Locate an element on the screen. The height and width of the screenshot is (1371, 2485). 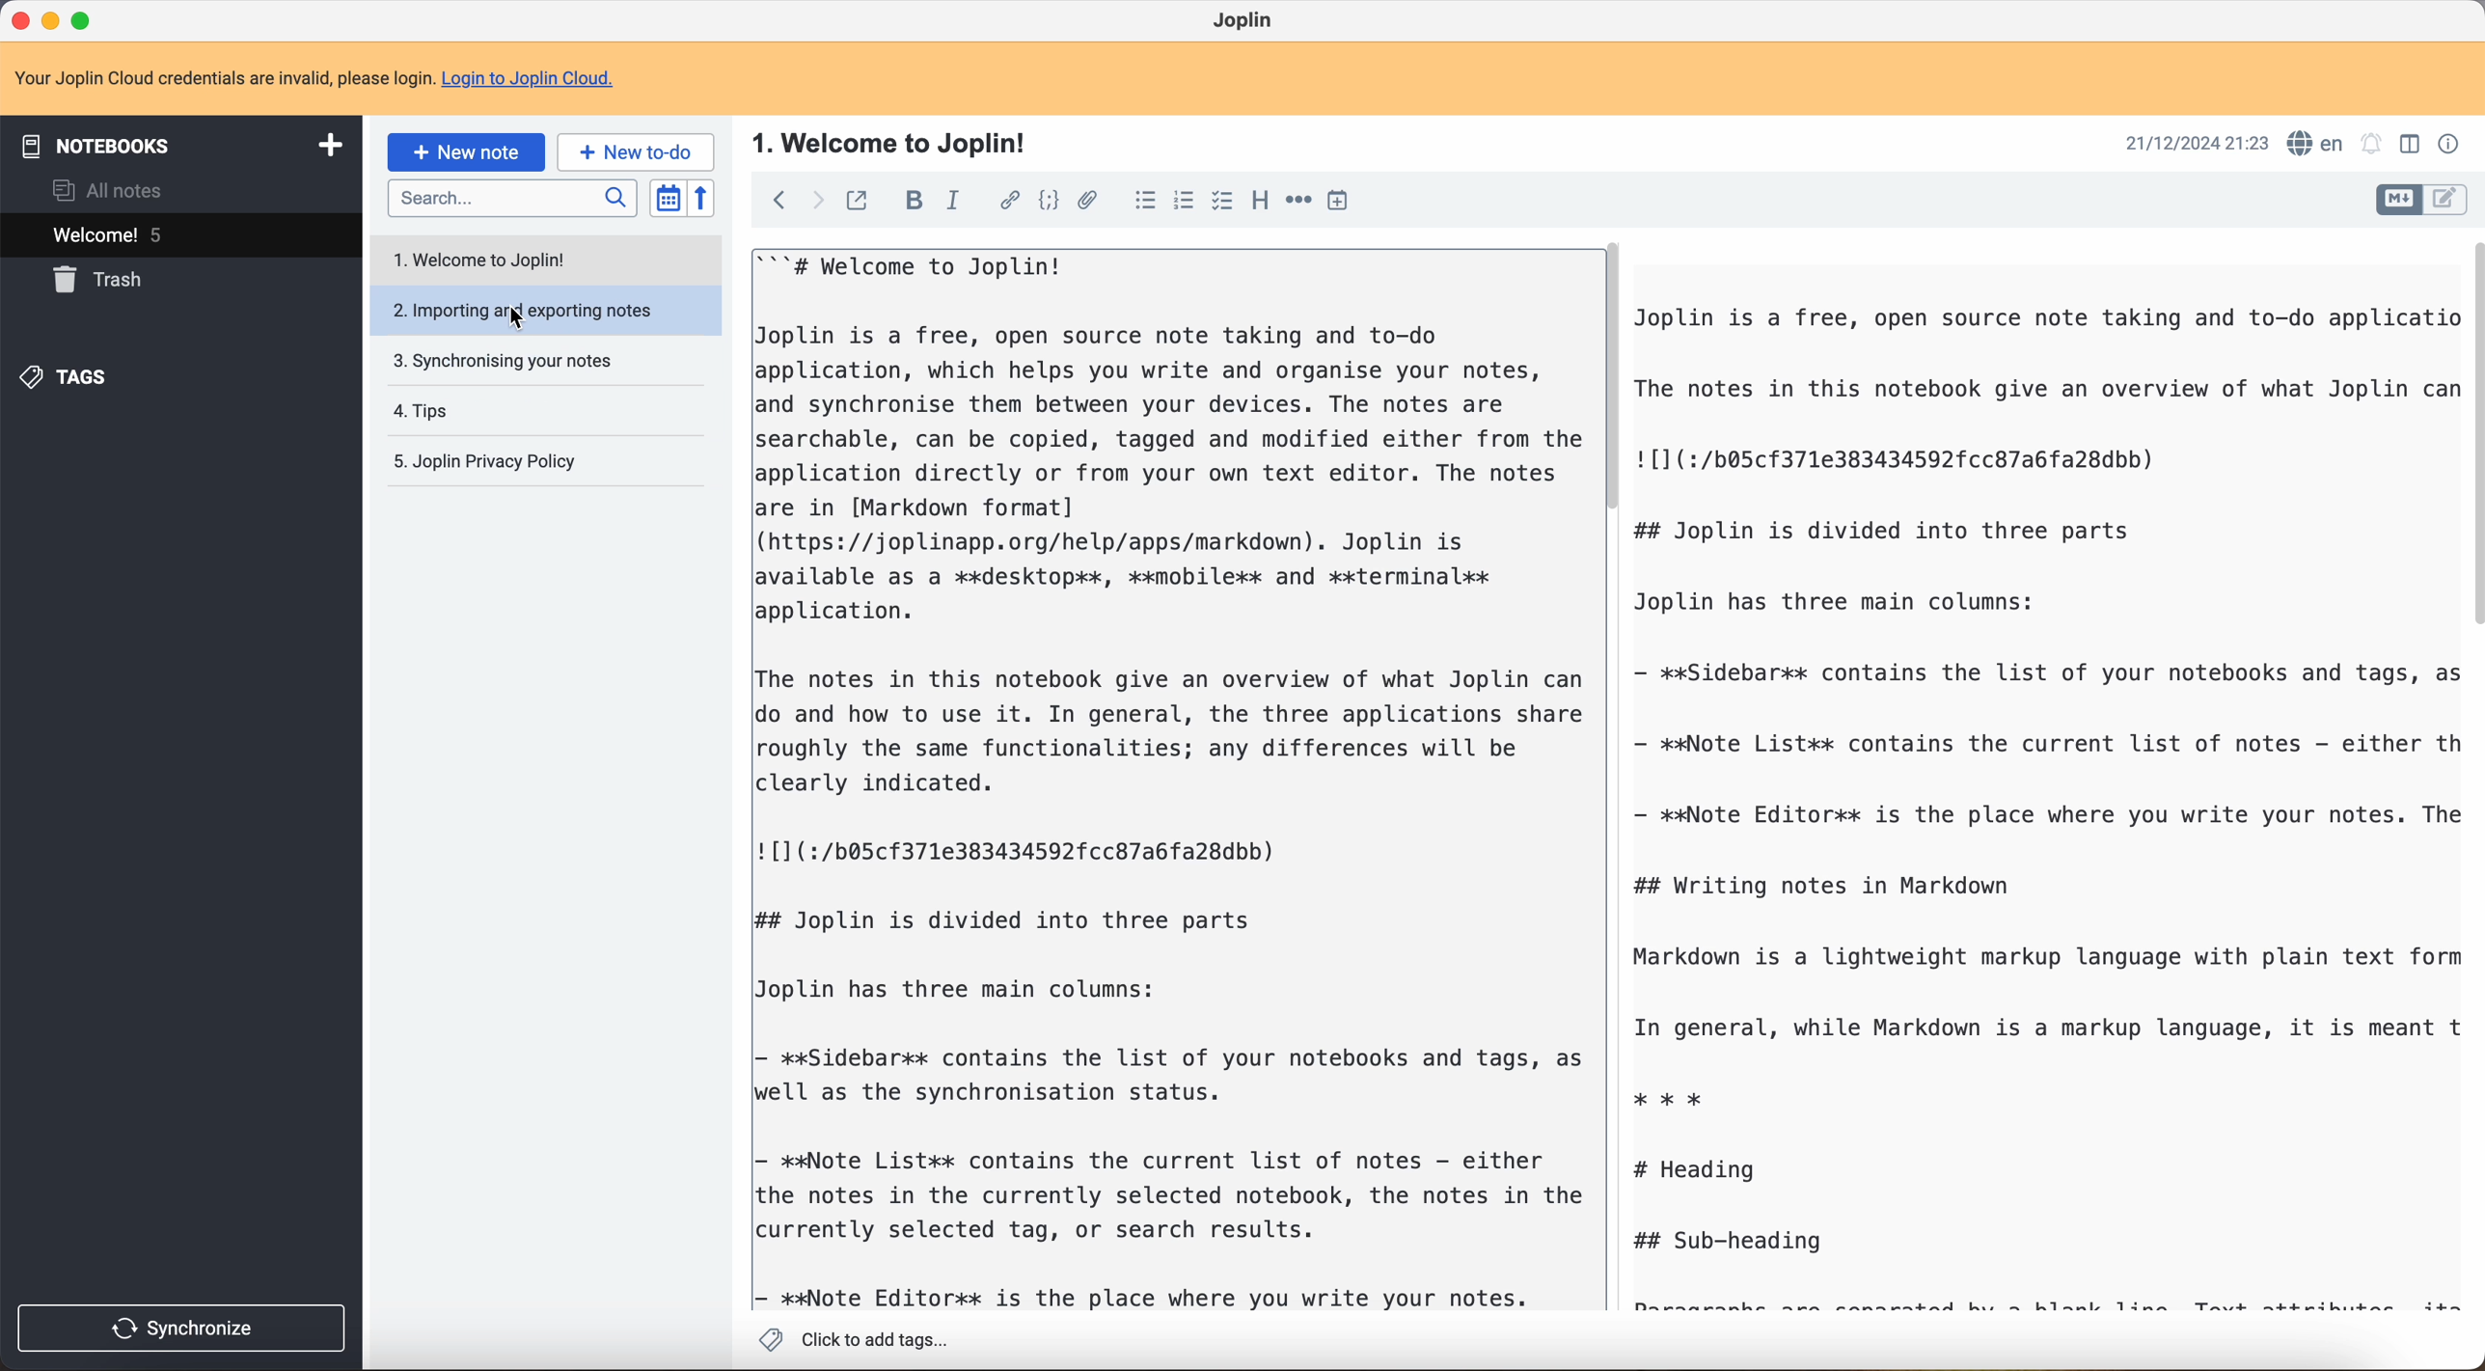
new note is located at coordinates (466, 151).